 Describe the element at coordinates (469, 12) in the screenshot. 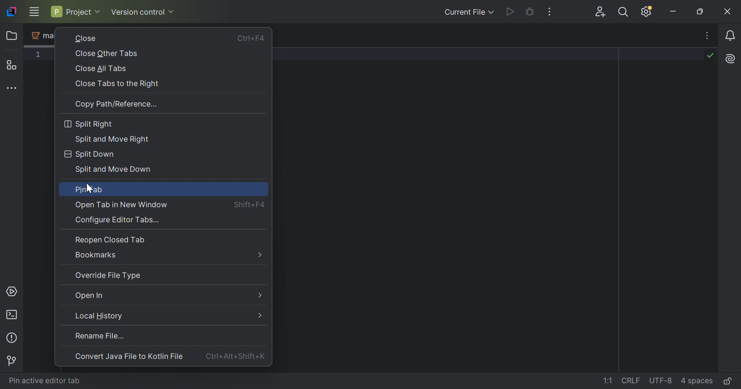

I see `Current file` at that location.